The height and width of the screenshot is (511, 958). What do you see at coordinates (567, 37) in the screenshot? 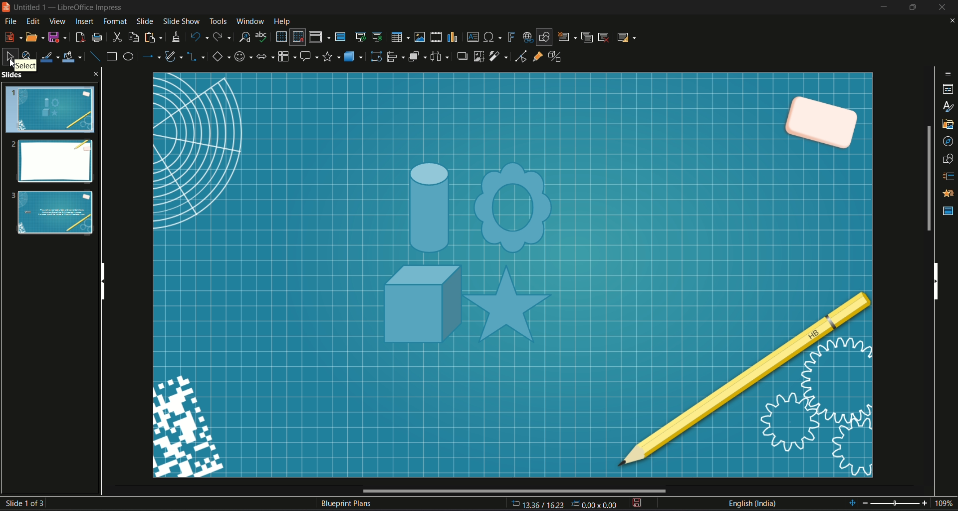
I see `new slide` at bounding box center [567, 37].